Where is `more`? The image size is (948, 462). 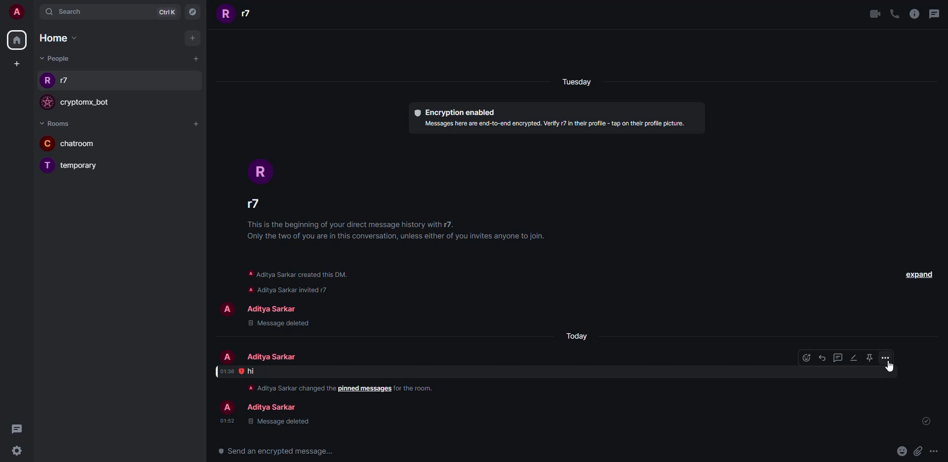
more is located at coordinates (885, 358).